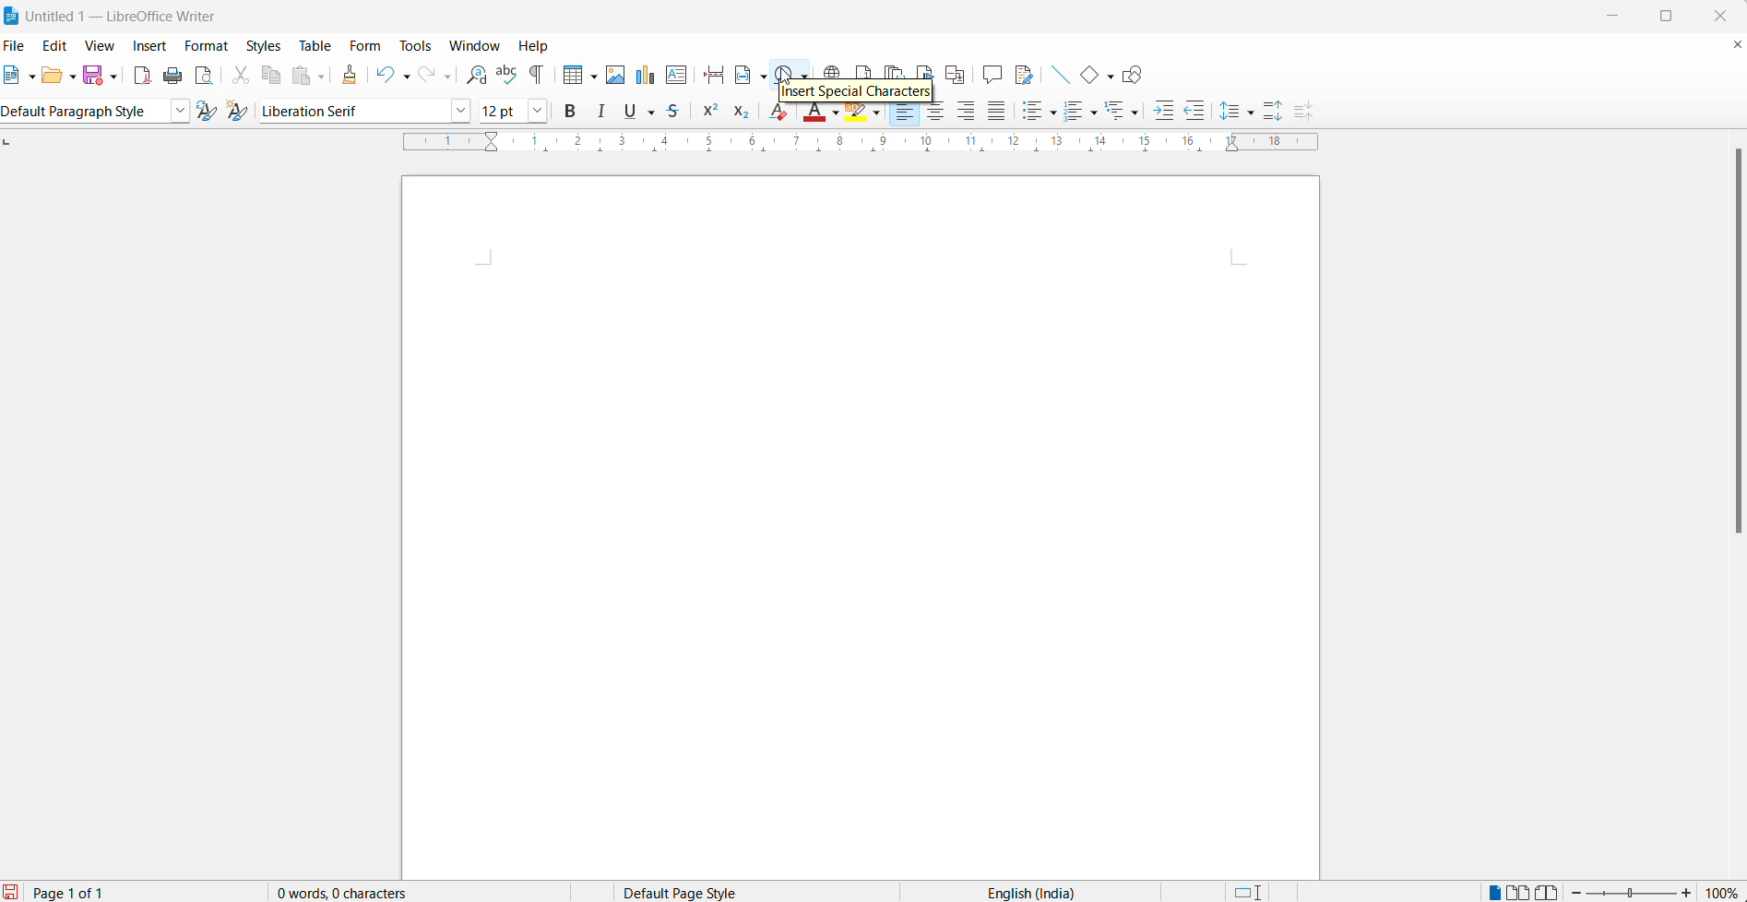 Image resolution: width=1747 pixels, height=902 pixels. Describe the element at coordinates (207, 46) in the screenshot. I see `format` at that location.